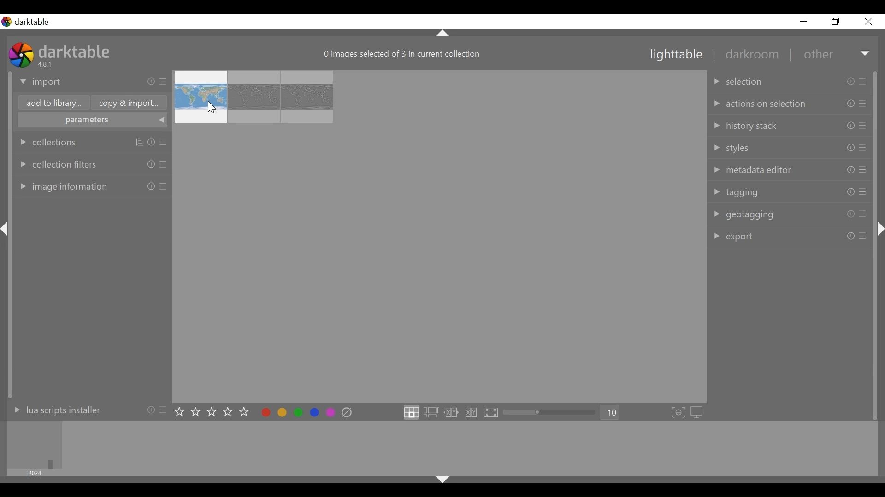  What do you see at coordinates (878, 235) in the screenshot?
I see `` at bounding box center [878, 235].